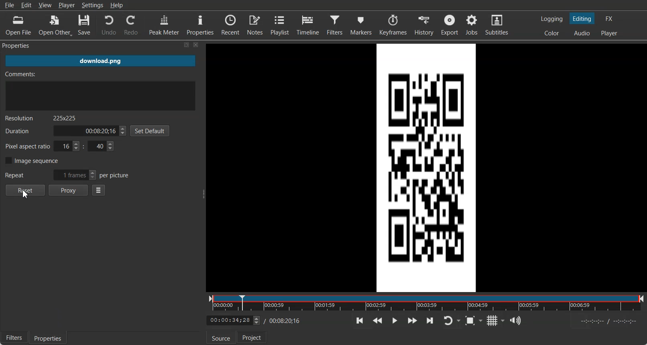  What do you see at coordinates (230, 24) in the screenshot?
I see `Recent` at bounding box center [230, 24].